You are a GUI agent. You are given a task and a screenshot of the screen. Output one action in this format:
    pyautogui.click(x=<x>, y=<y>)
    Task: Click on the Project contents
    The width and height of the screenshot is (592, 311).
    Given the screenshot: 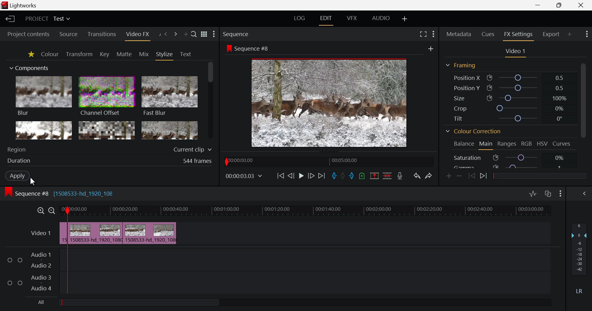 What is the action you would take?
    pyautogui.click(x=28, y=33)
    